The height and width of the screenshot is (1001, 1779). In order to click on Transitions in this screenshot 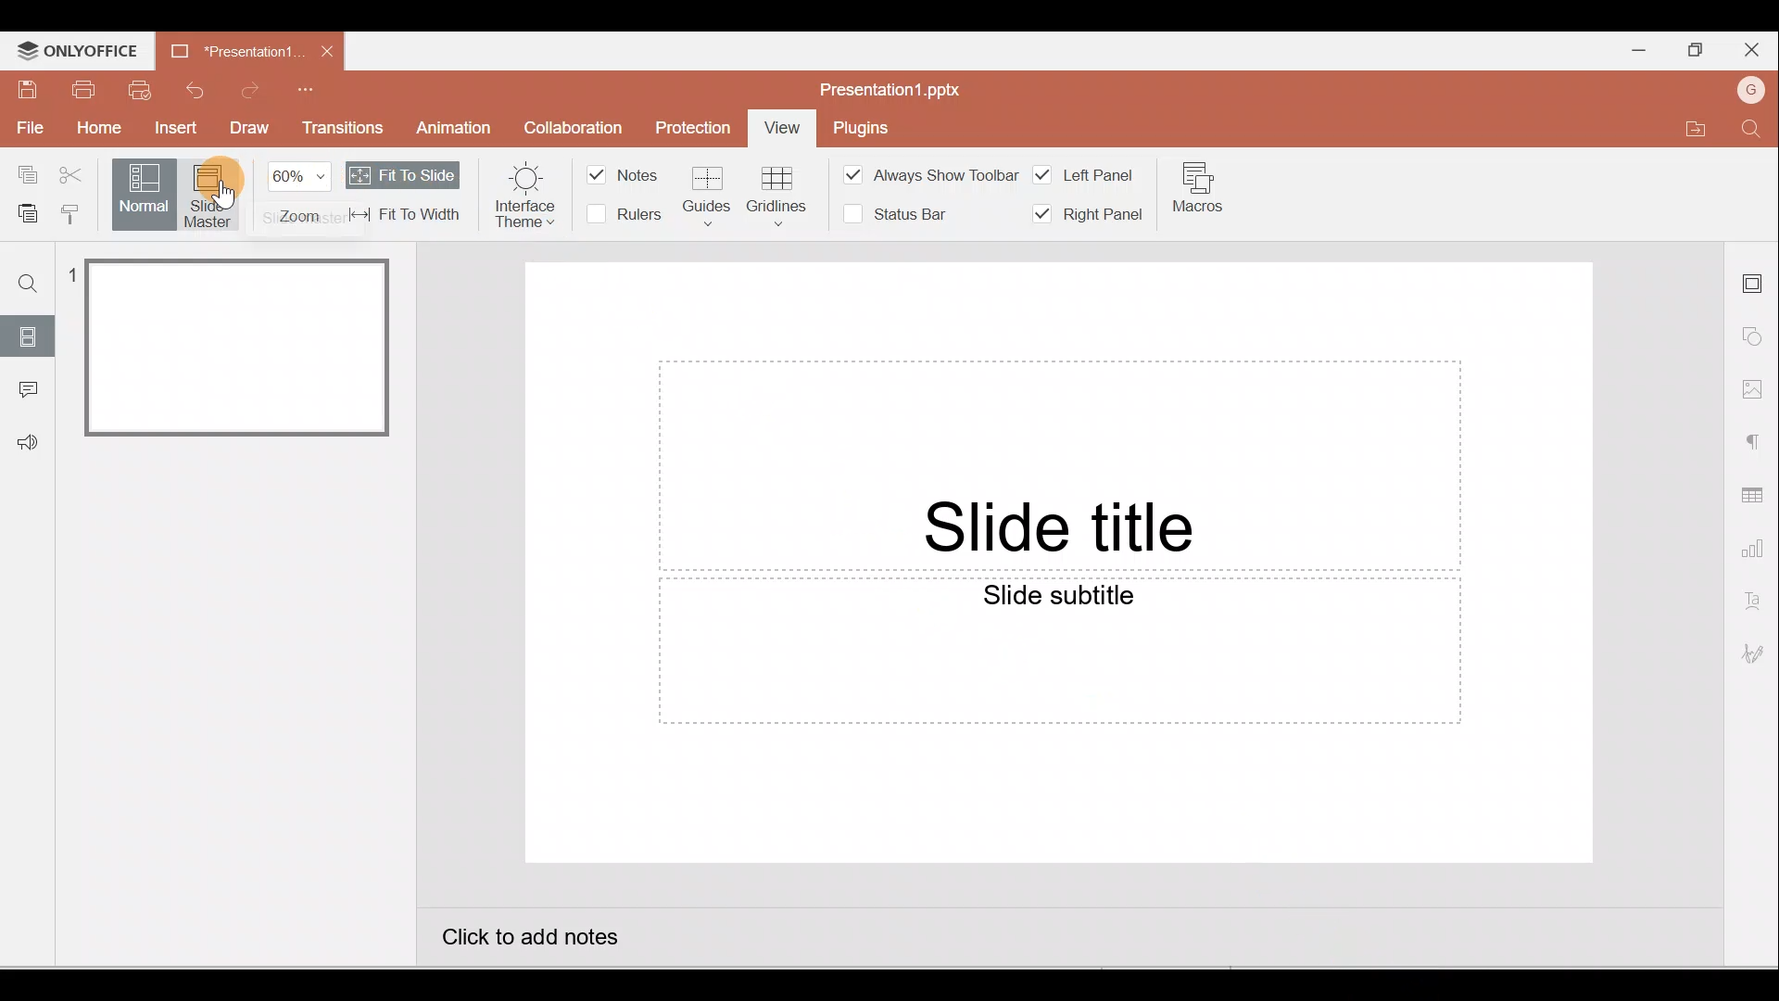, I will do `click(344, 129)`.